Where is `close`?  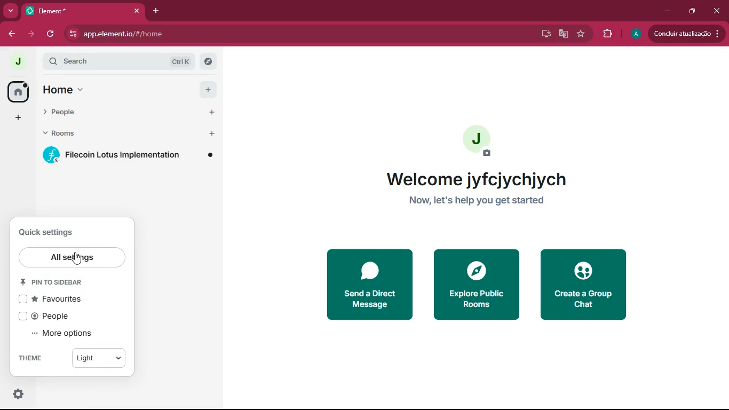
close is located at coordinates (718, 12).